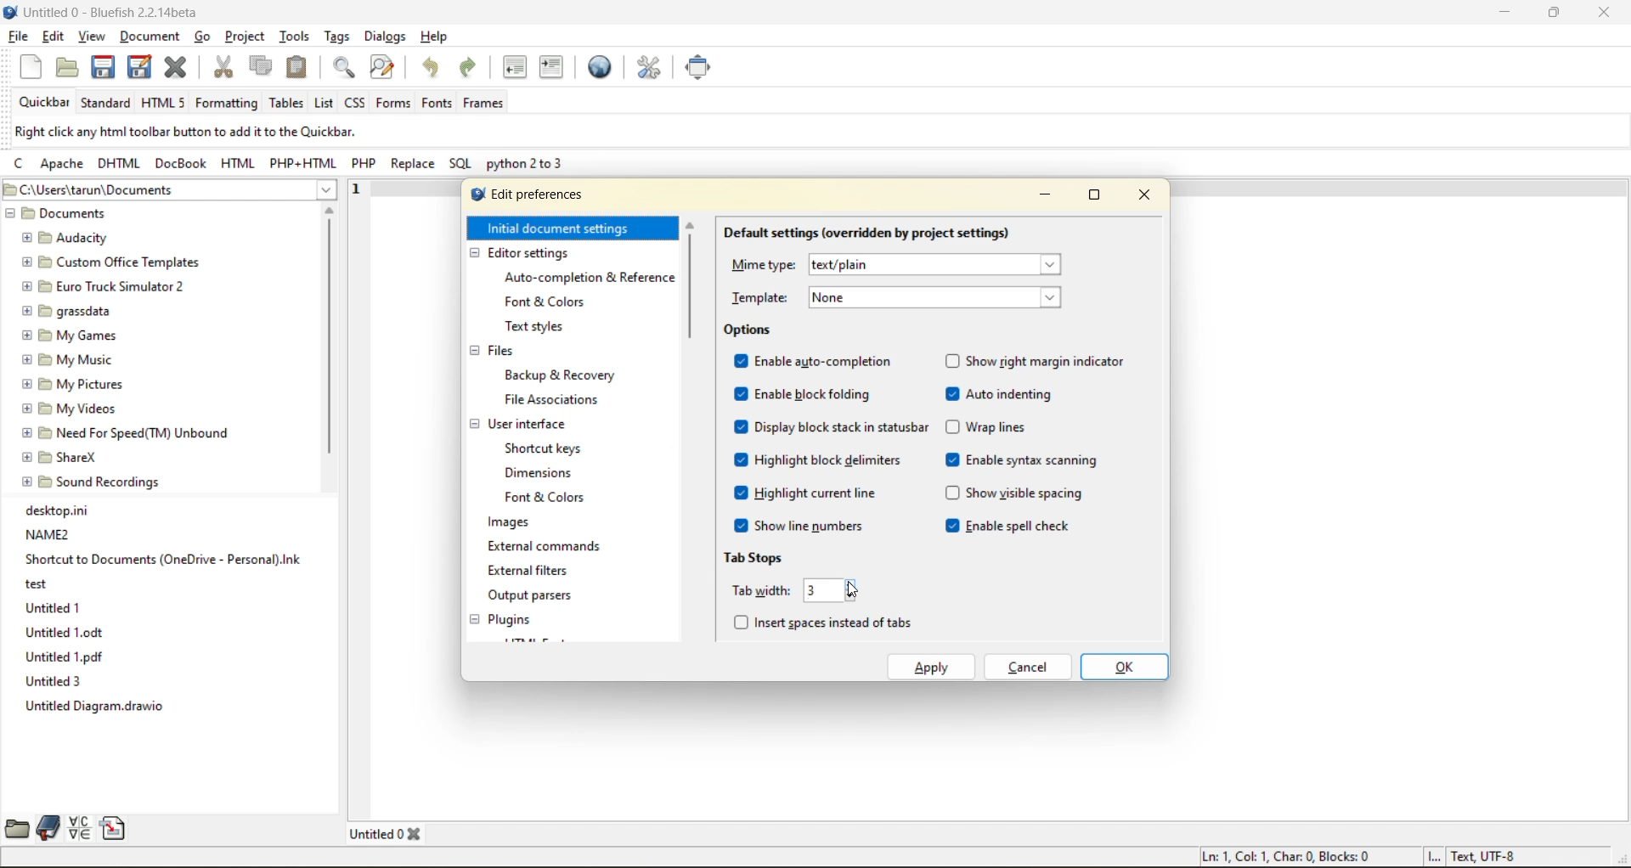 The image size is (1631, 868). Describe the element at coordinates (785, 589) in the screenshot. I see `tab width` at that location.